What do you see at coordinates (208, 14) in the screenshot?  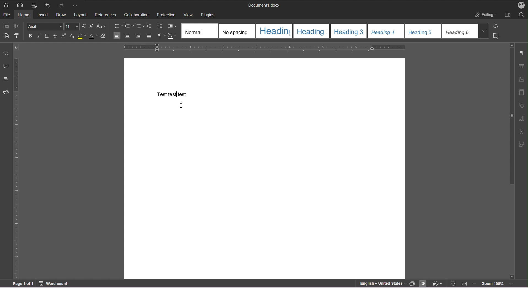 I see `Plugins` at bounding box center [208, 14].